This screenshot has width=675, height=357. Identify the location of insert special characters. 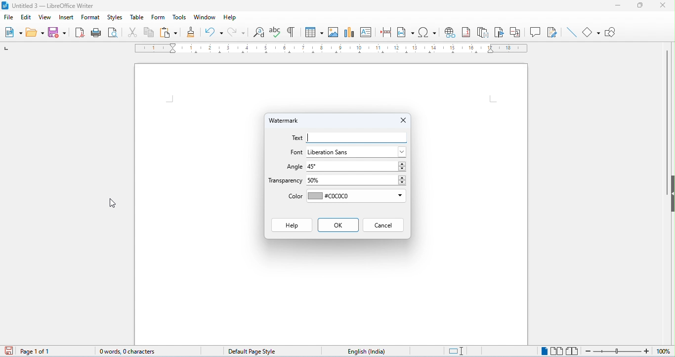
(427, 31).